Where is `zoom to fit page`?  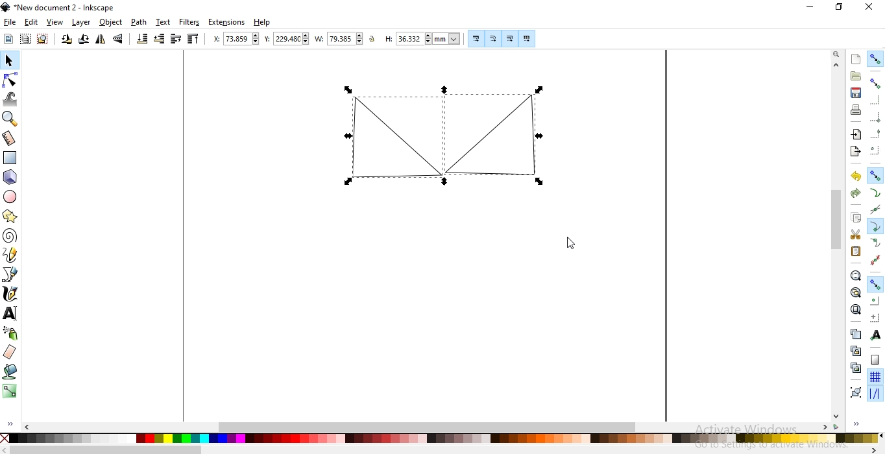
zoom to fit page is located at coordinates (856, 309).